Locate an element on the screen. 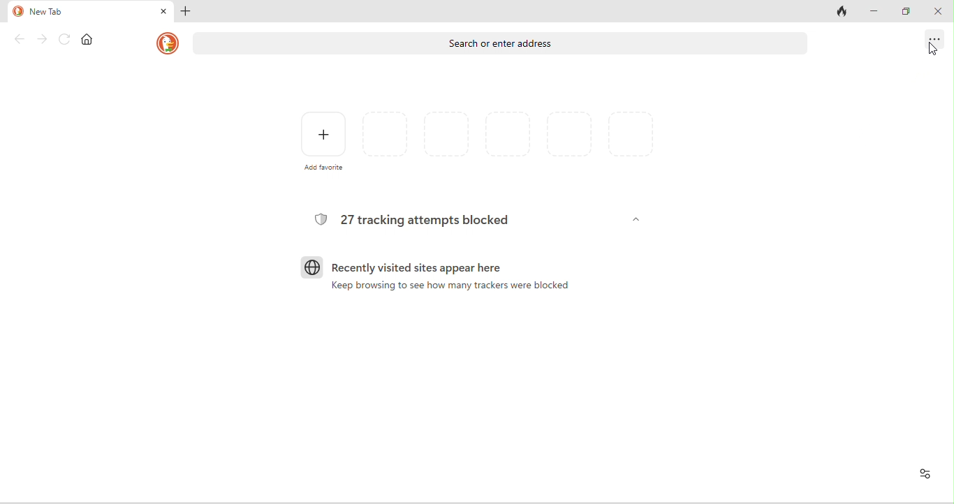  duck duck go is located at coordinates (17, 12).